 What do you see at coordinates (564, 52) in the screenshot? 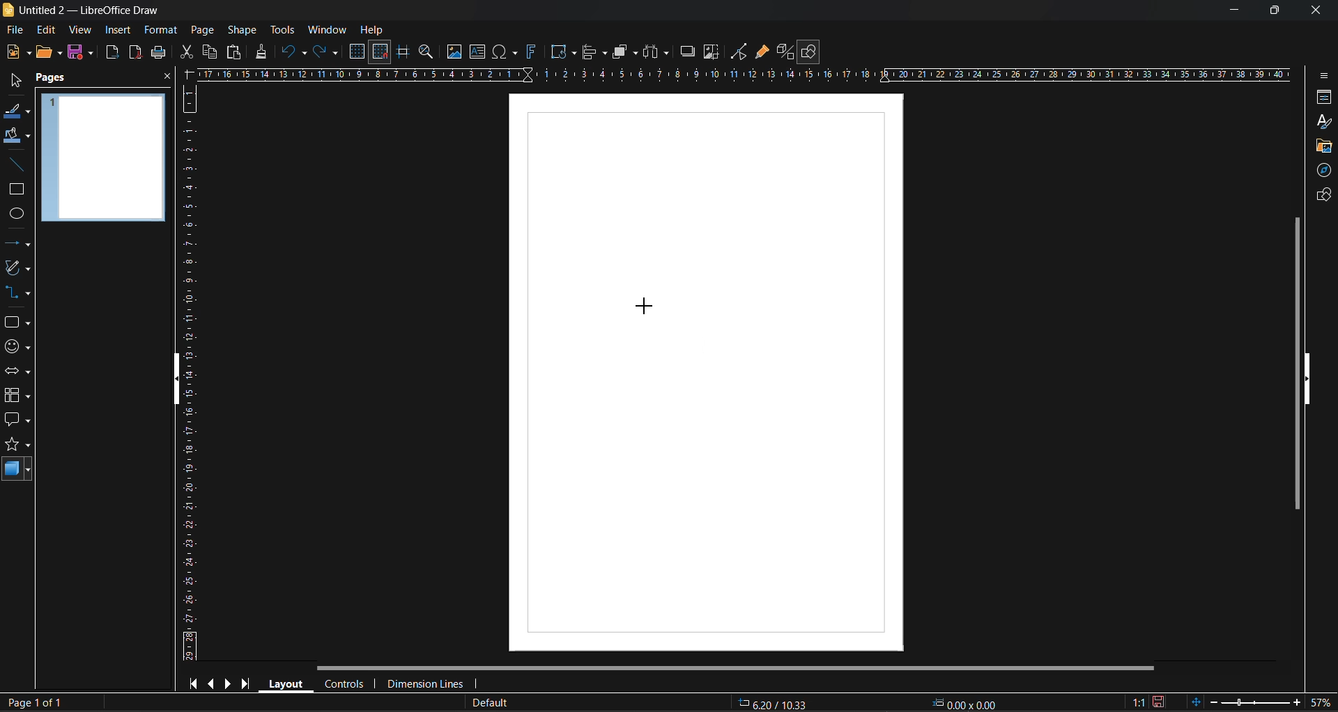
I see `transformations` at bounding box center [564, 52].